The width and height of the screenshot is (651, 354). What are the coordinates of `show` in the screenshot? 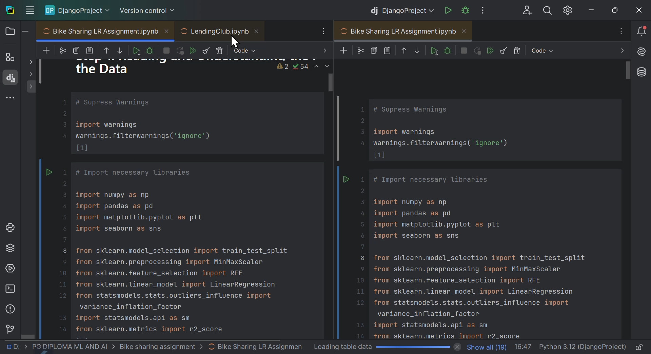 It's located at (31, 63).